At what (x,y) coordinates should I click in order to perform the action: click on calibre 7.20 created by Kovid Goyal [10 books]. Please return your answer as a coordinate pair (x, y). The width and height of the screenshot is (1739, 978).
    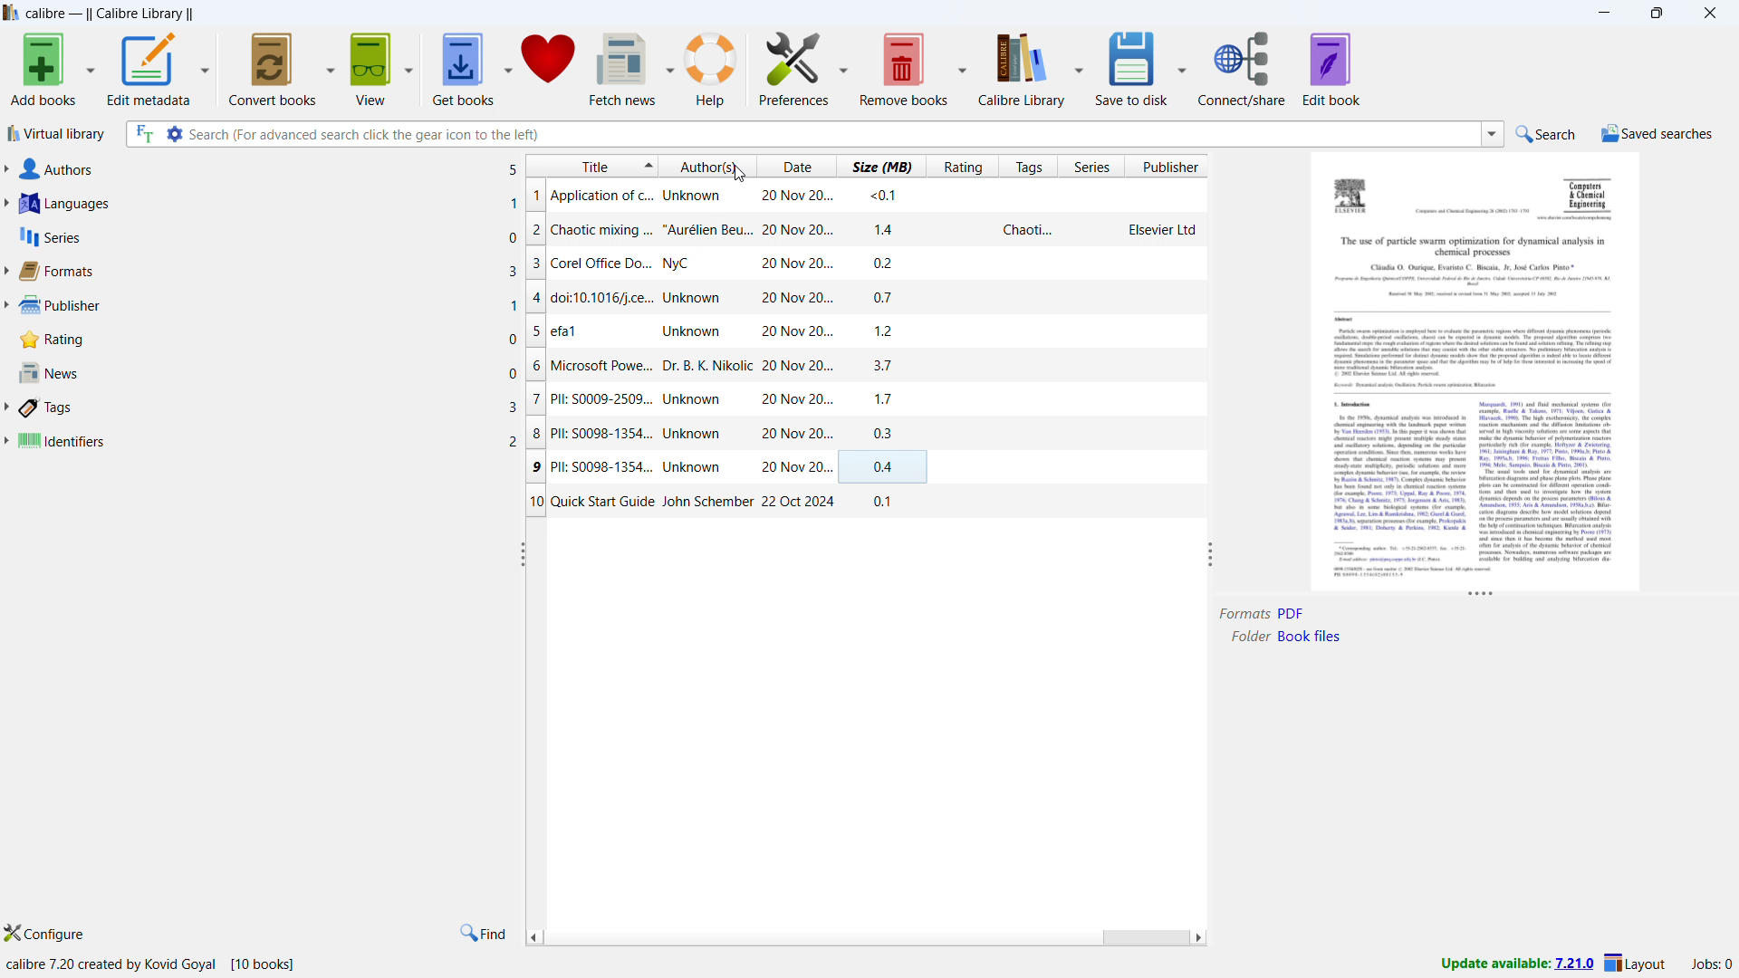
    Looking at the image, I should click on (154, 964).